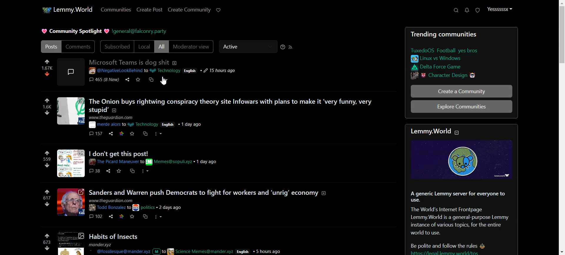 The width and height of the screenshot is (565, 255). Describe the element at coordinates (48, 113) in the screenshot. I see `dislike` at that location.